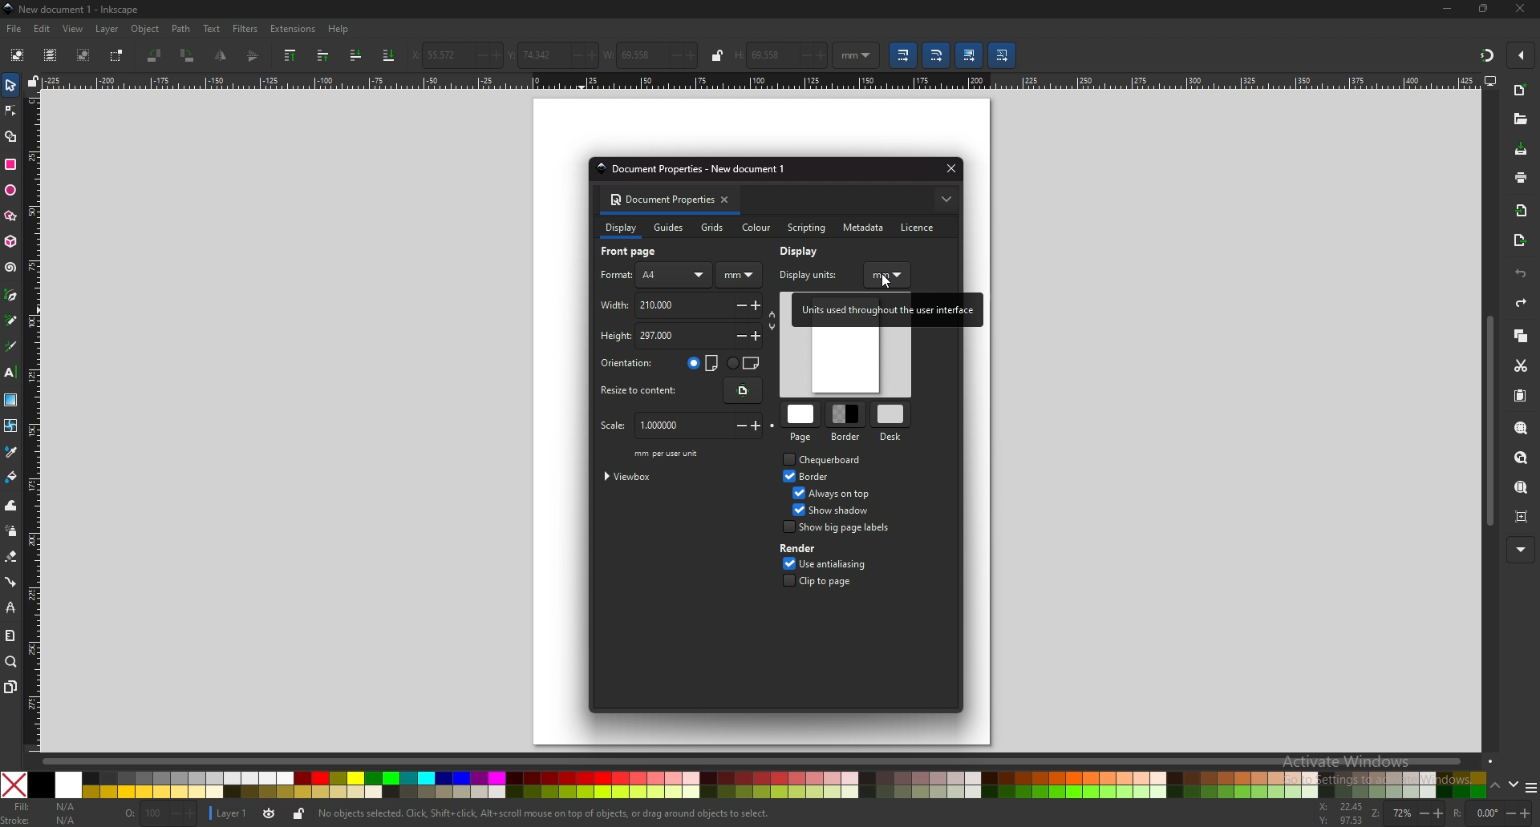 This screenshot has width=1540, height=827. What do you see at coordinates (145, 30) in the screenshot?
I see `object` at bounding box center [145, 30].